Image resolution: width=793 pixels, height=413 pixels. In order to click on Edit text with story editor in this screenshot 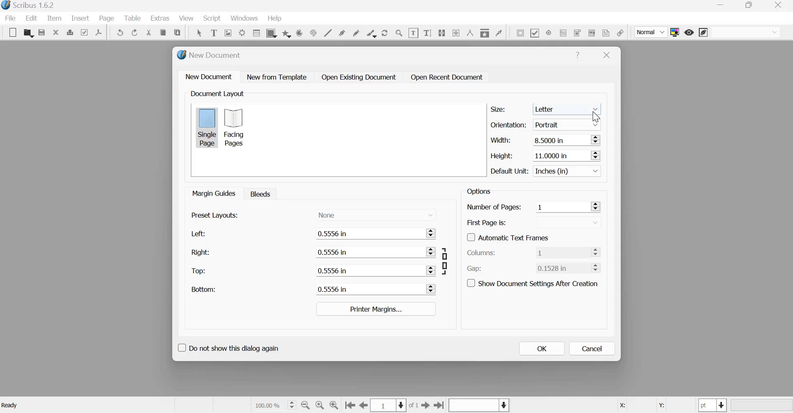, I will do `click(427, 32)`.